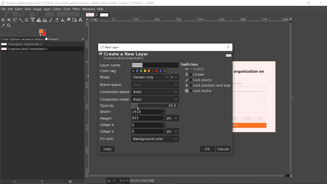 This screenshot has width=327, height=184. I want to click on Restore down, so click(309, 3).